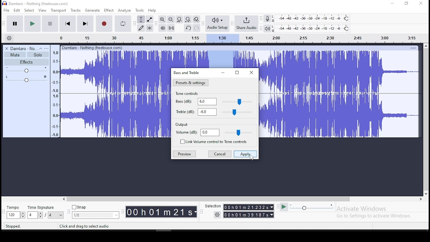 This screenshot has width=430, height=242. Describe the element at coordinates (284, 207) in the screenshot. I see `Play` at that location.